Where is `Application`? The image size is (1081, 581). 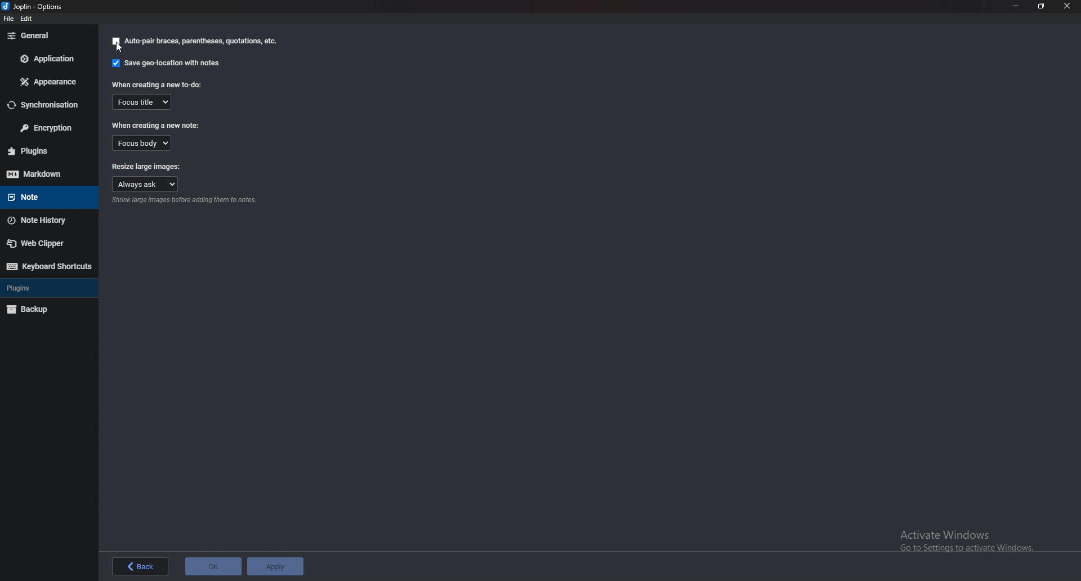 Application is located at coordinates (48, 59).